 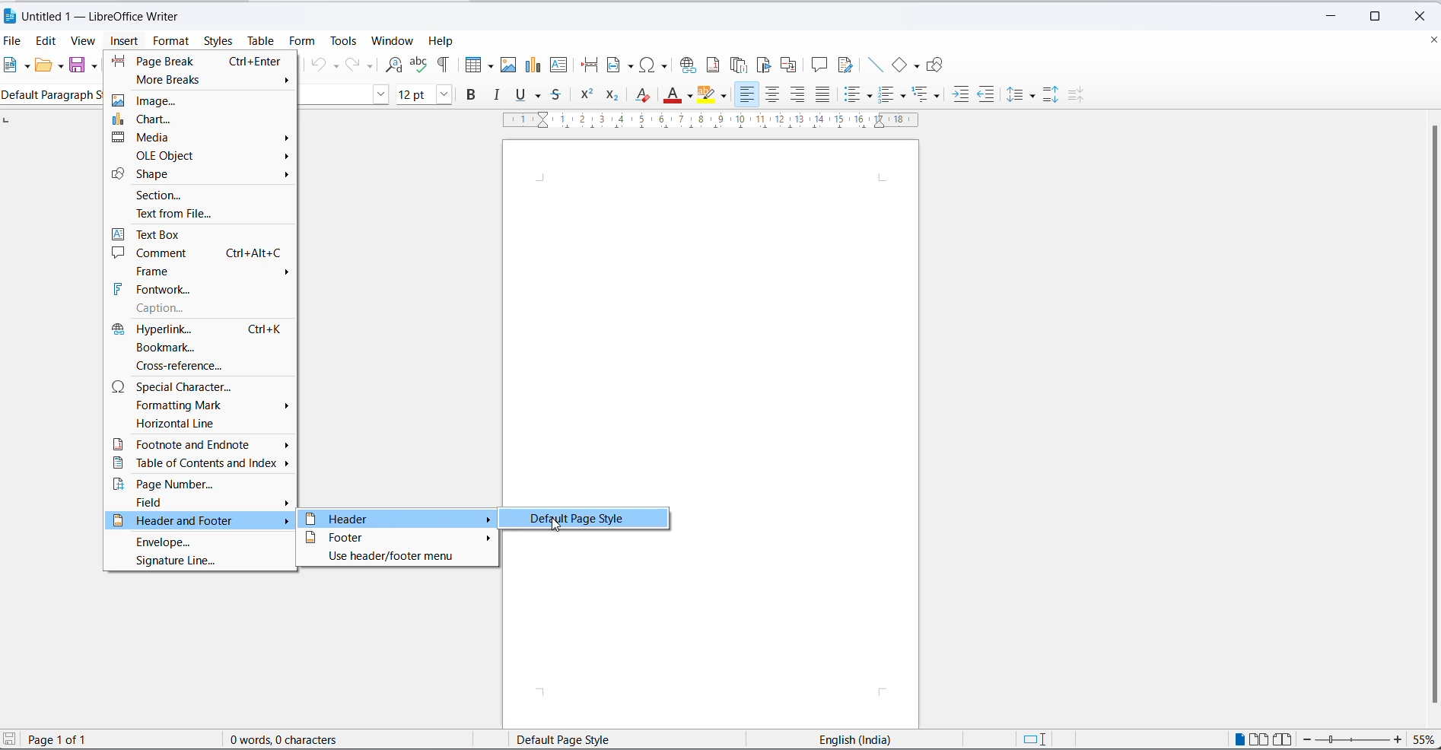 I want to click on Page 1 of 1, so click(x=82, y=739).